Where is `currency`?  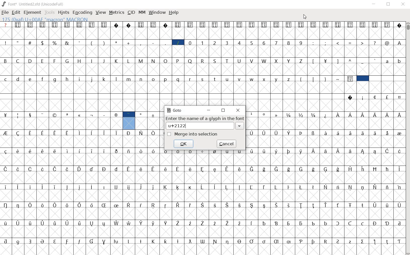
currency is located at coordinates (326, 66).